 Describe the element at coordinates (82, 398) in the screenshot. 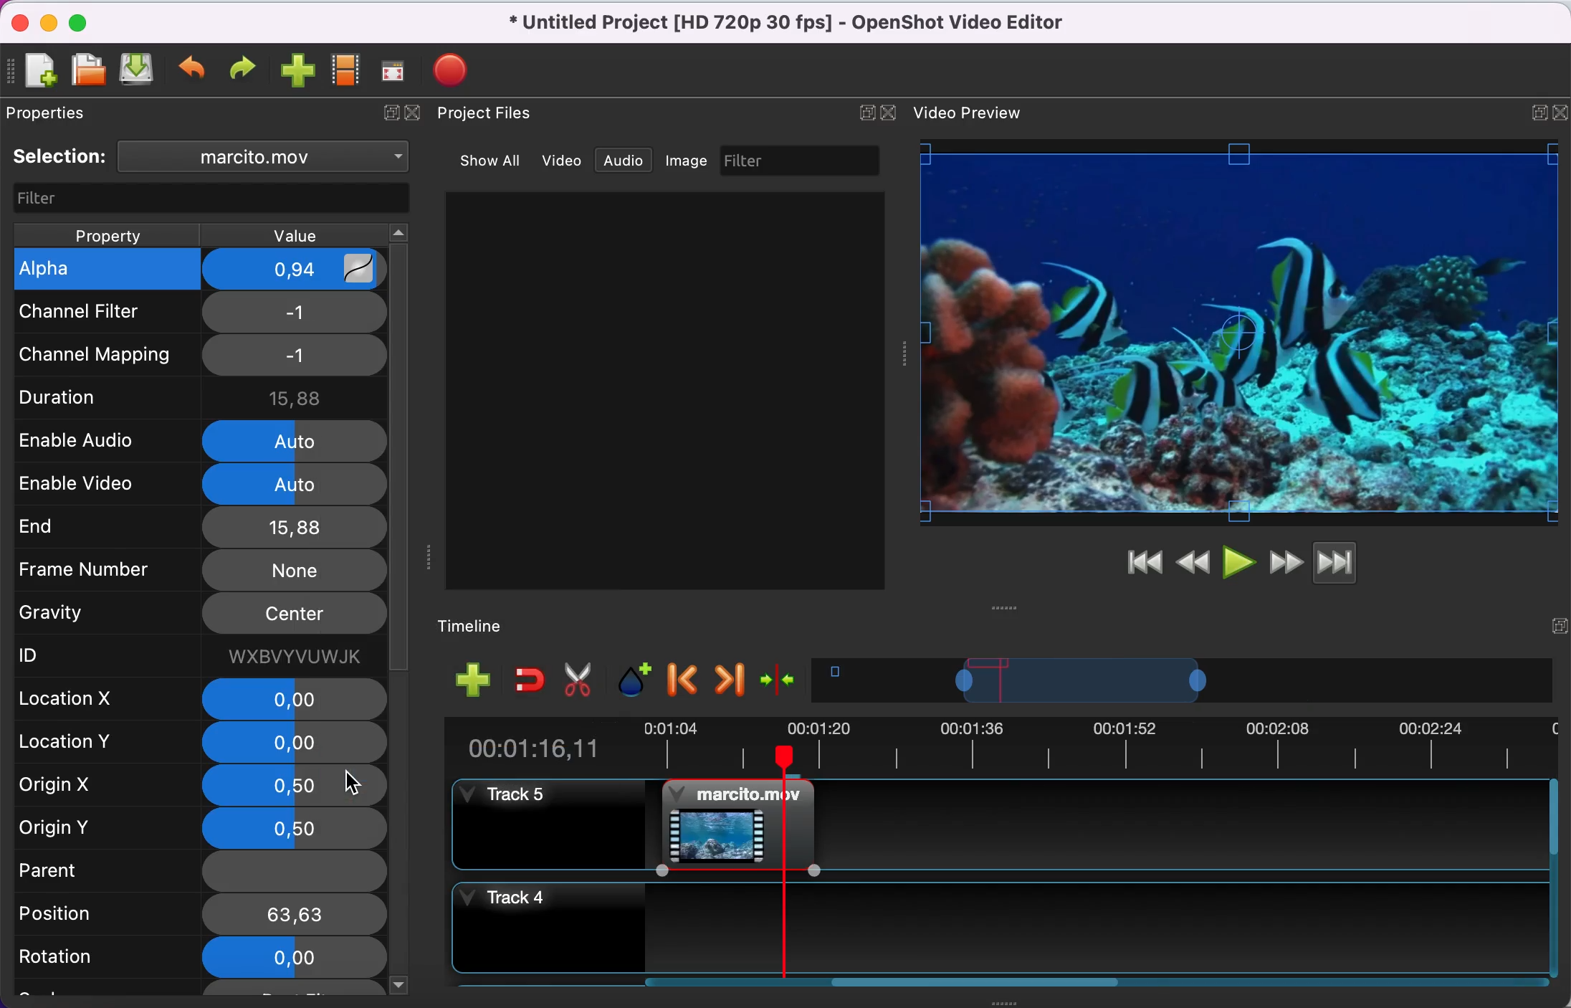

I see `Duration` at that location.